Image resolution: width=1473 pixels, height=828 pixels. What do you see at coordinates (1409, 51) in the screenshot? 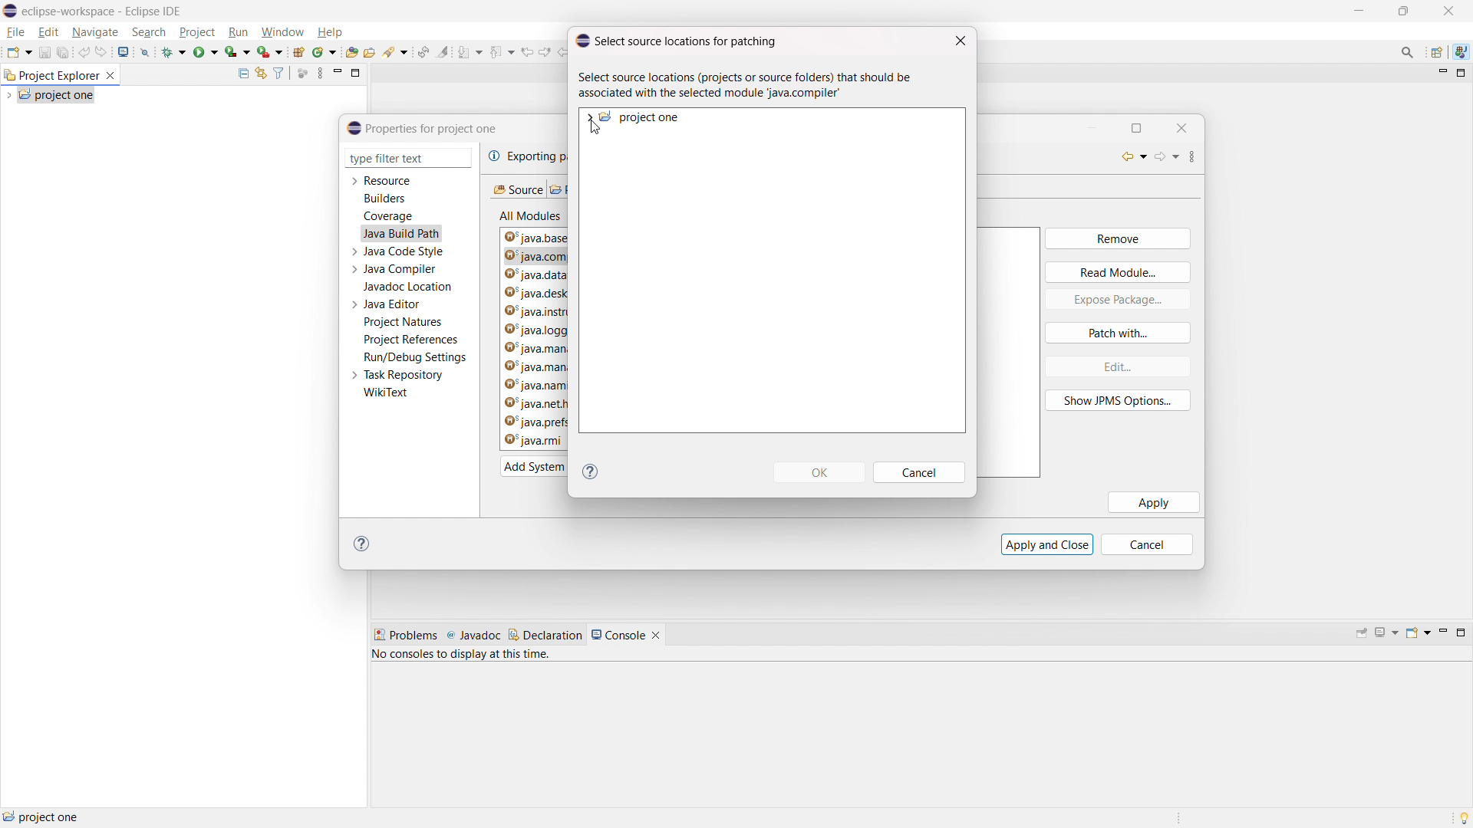
I see `access commands and other items` at bounding box center [1409, 51].